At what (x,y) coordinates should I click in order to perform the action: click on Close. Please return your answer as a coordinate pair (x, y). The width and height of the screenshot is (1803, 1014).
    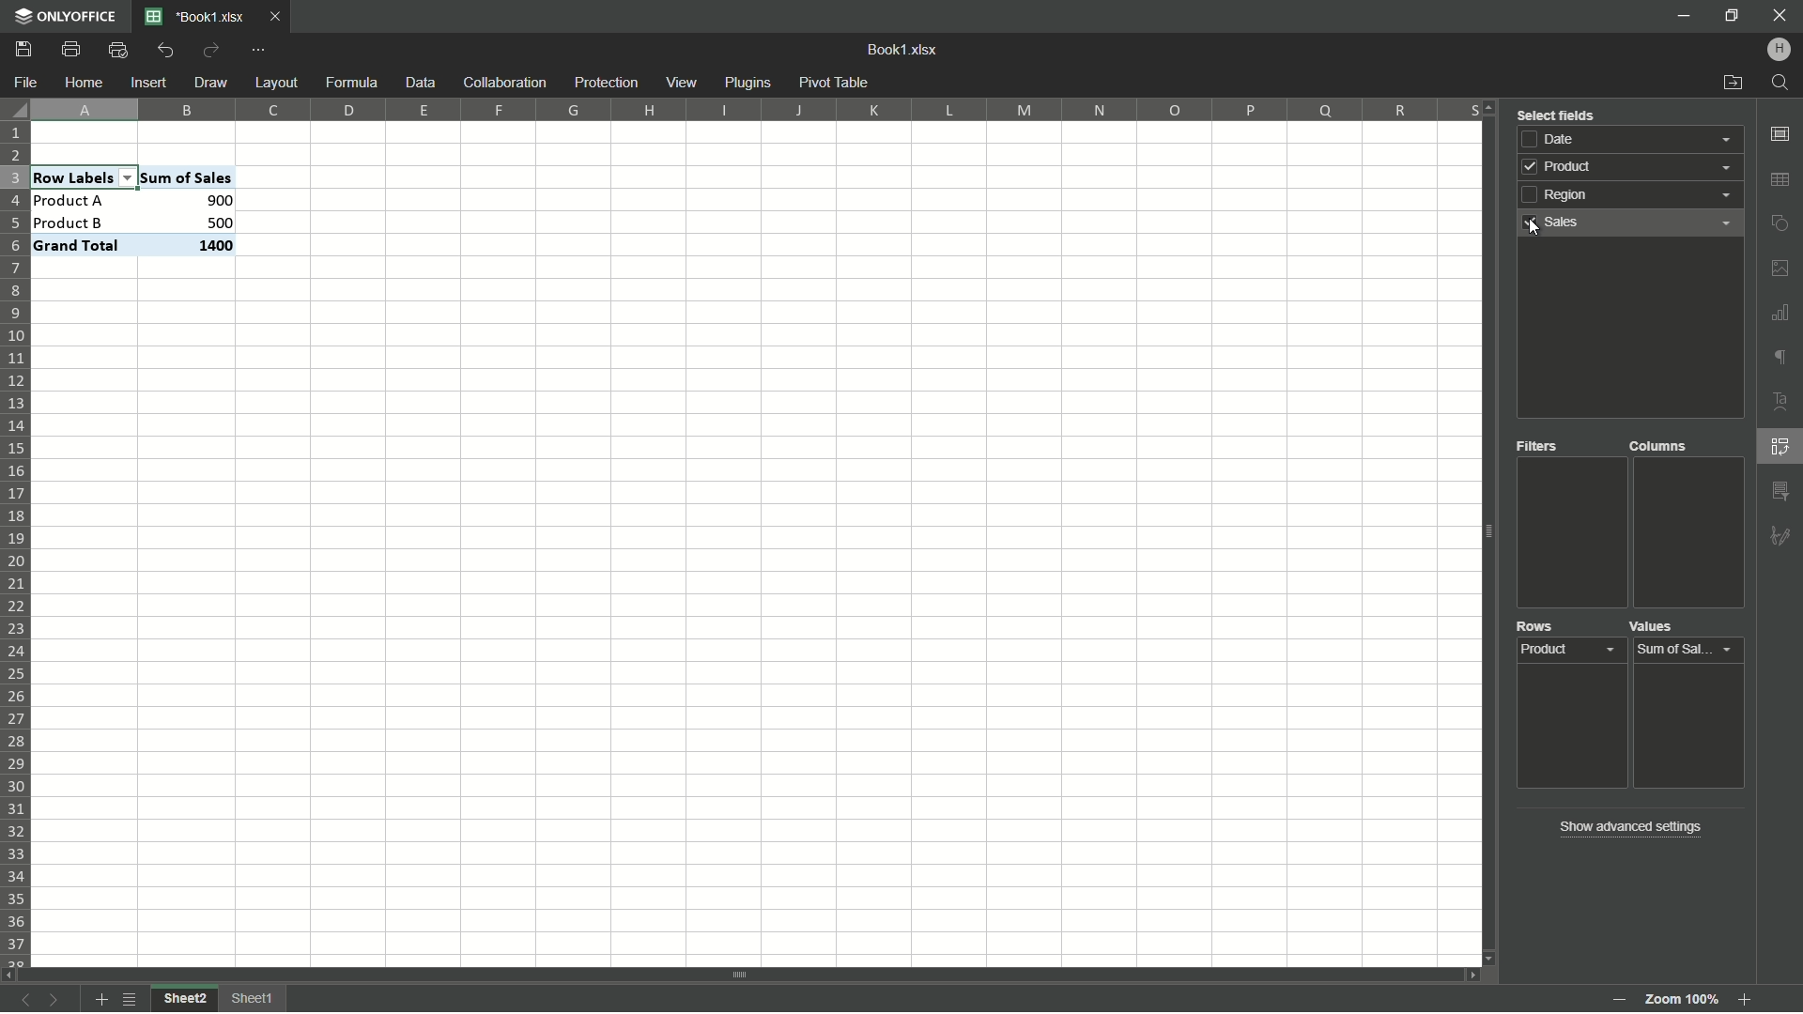
    Looking at the image, I should click on (279, 19).